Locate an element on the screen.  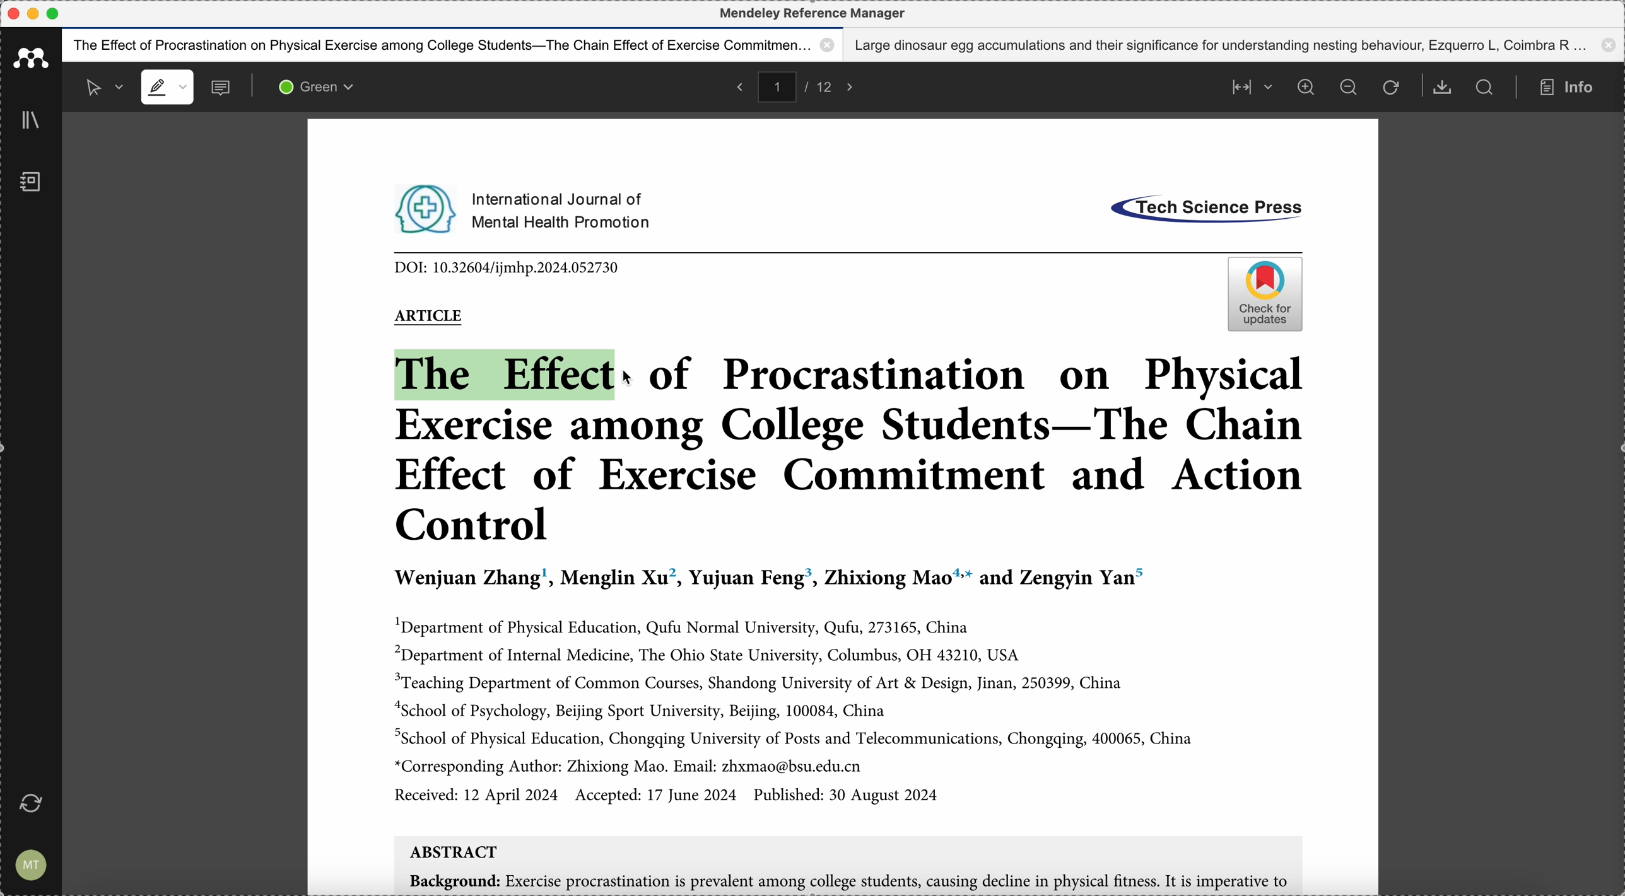
foward is located at coordinates (854, 86).